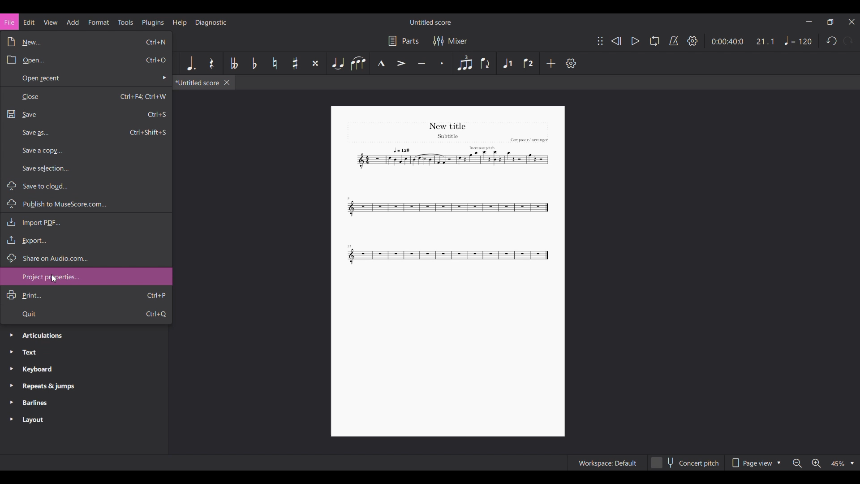 This screenshot has width=860, height=484. I want to click on Barlines, so click(84, 403).